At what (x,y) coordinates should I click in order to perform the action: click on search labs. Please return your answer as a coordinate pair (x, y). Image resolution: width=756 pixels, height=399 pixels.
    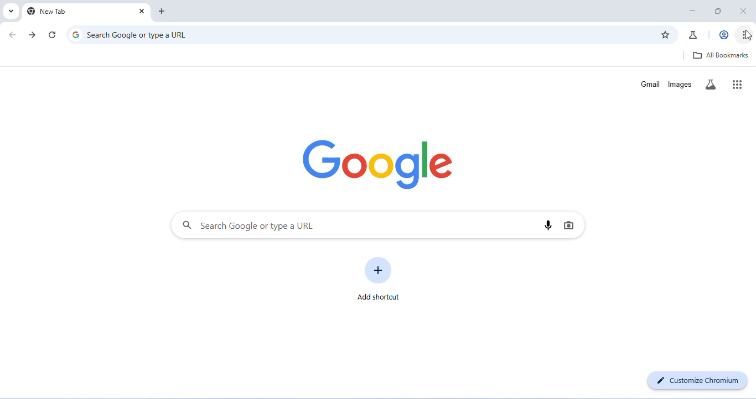
    Looking at the image, I should click on (711, 85).